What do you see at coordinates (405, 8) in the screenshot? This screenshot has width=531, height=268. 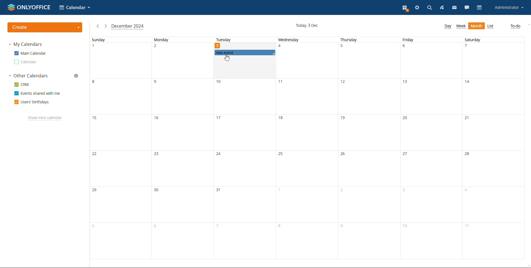 I see `present` at bounding box center [405, 8].